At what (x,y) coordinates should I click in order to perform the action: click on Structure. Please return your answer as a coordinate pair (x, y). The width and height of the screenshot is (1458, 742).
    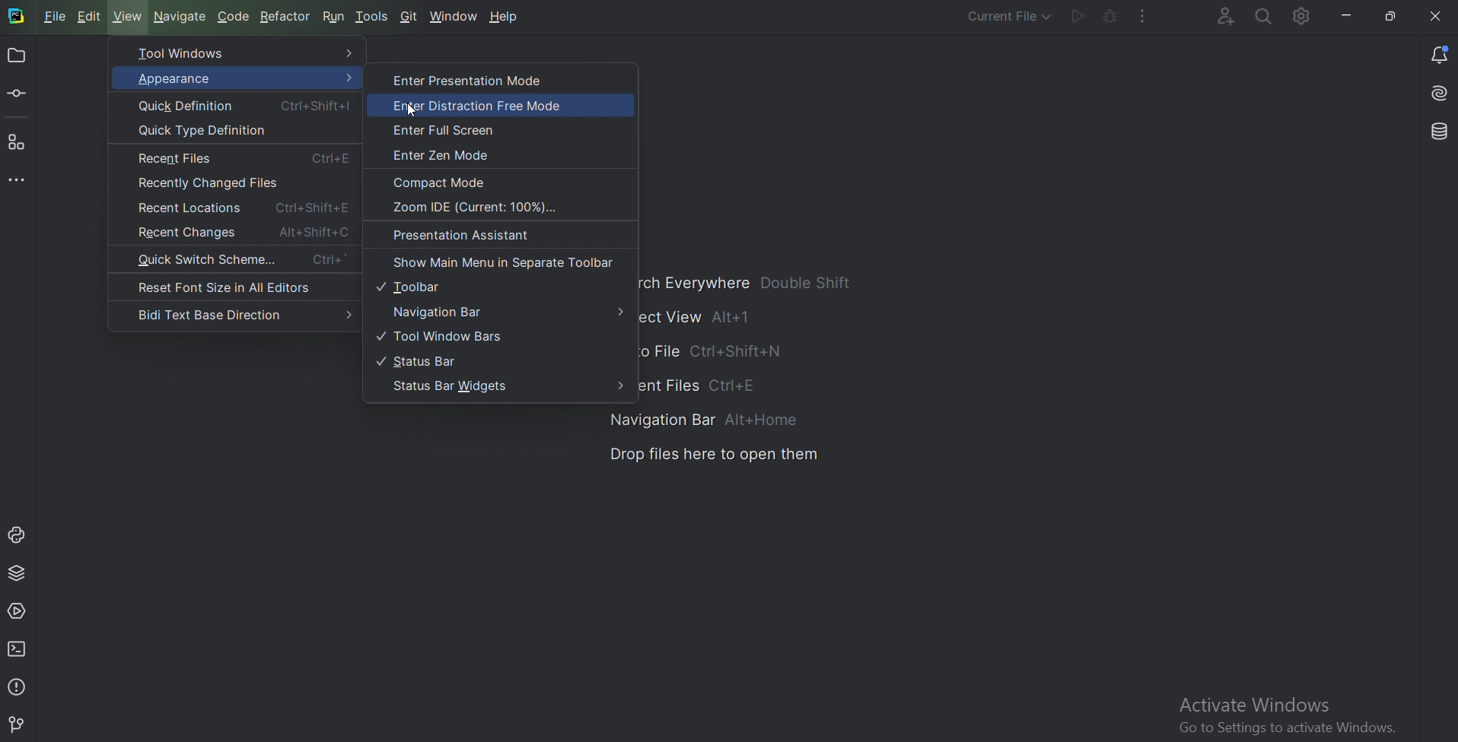
    Looking at the image, I should click on (18, 142).